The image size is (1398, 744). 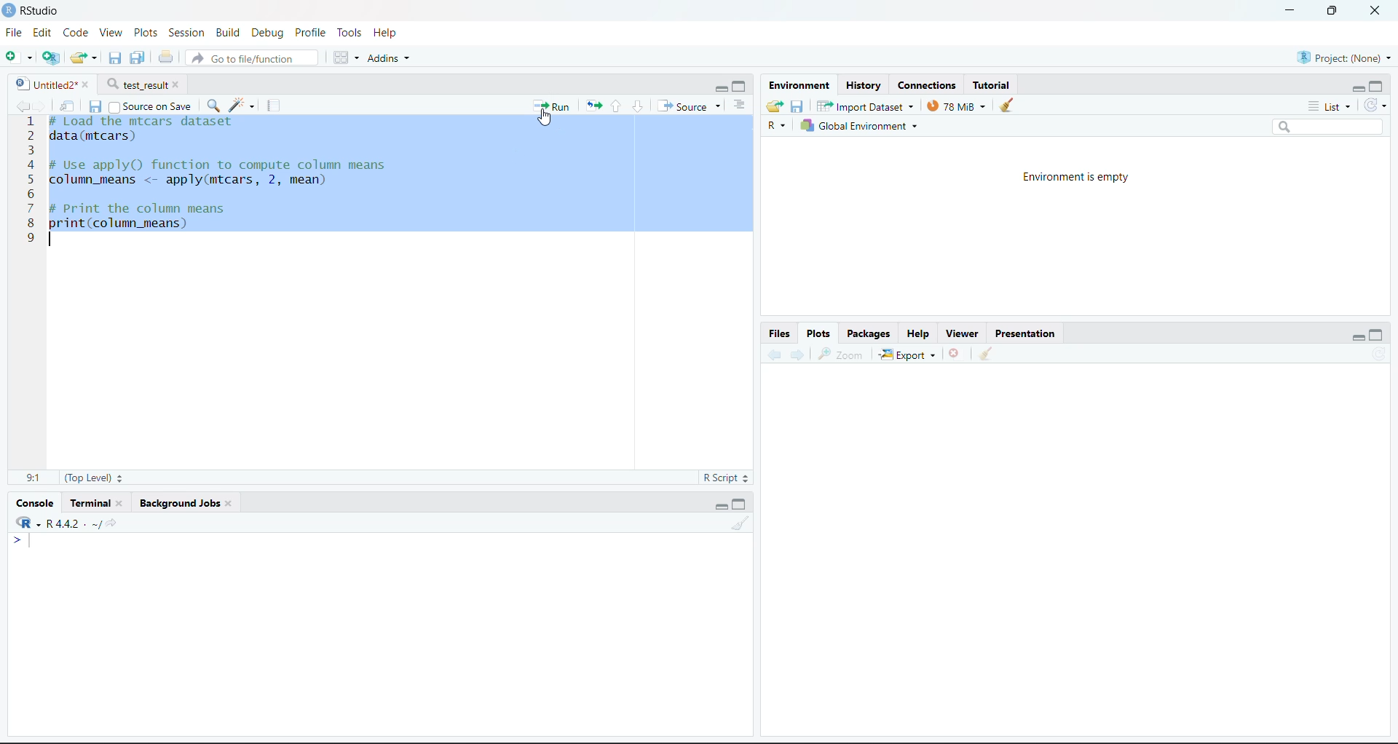 I want to click on New File, so click(x=20, y=57).